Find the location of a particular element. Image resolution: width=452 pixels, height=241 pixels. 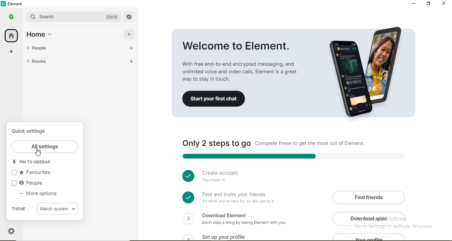

3 is located at coordinates (188, 218).